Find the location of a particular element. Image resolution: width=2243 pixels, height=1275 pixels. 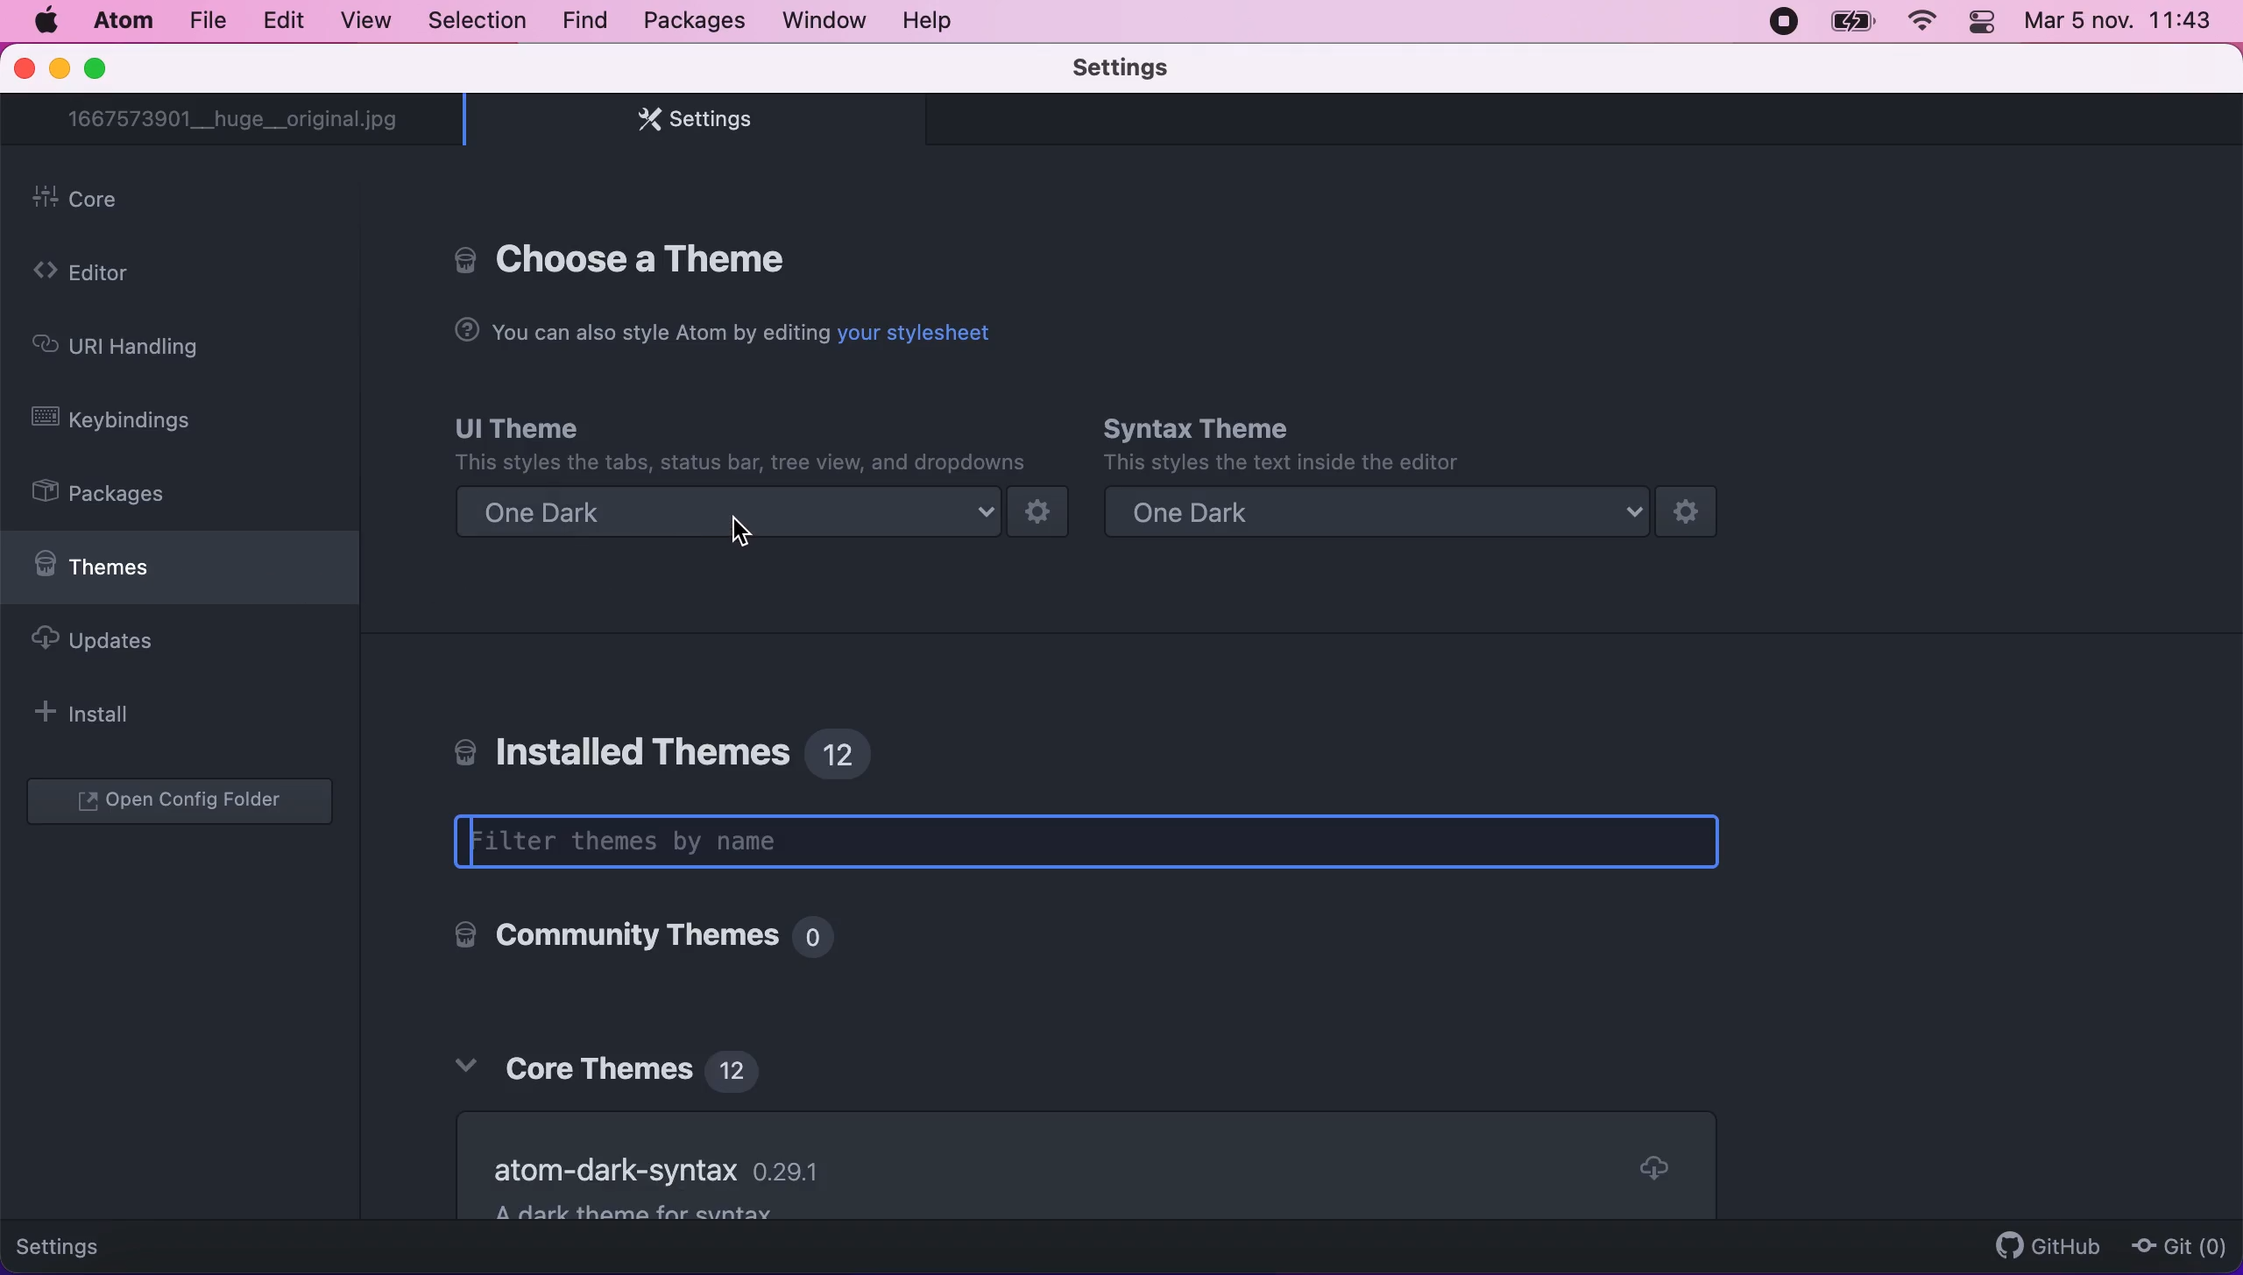

packages is located at coordinates (124, 496).